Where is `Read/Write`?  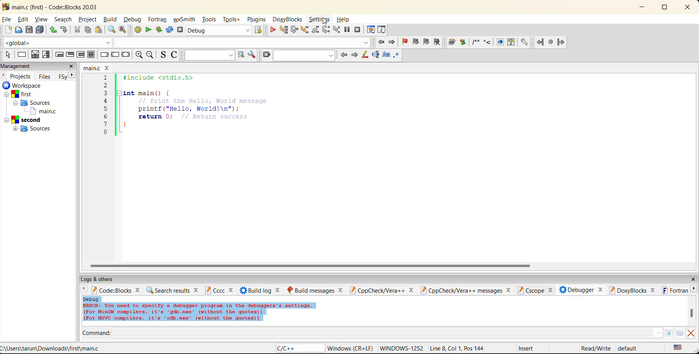
Read/Write is located at coordinates (595, 348).